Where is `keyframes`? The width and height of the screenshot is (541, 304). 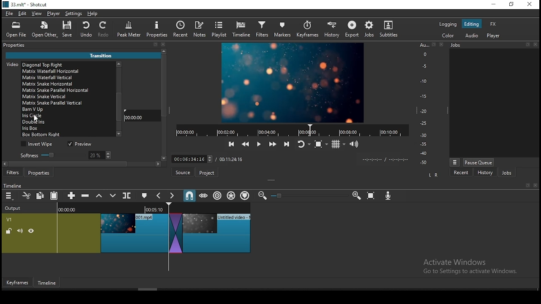 keyframes is located at coordinates (307, 30).